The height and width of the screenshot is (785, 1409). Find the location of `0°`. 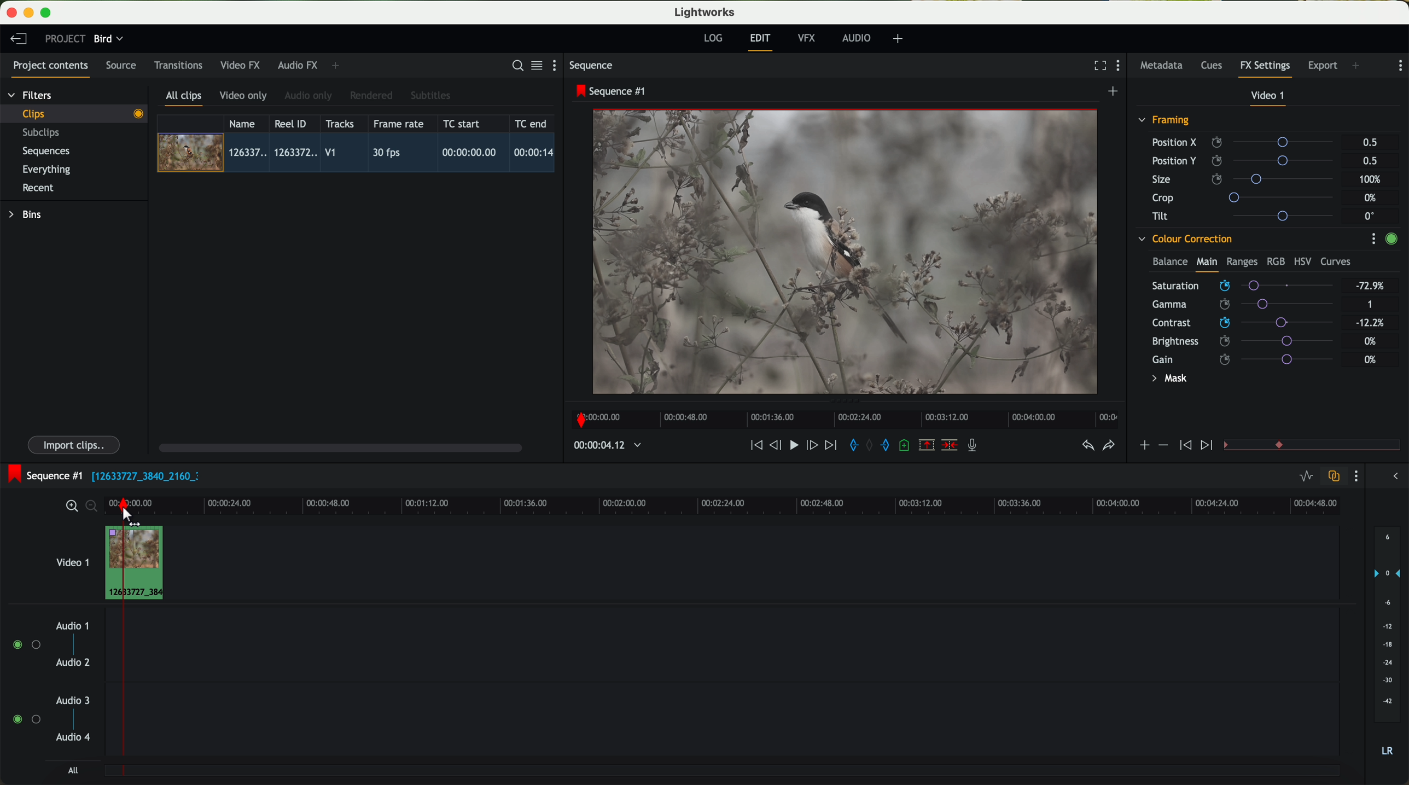

0° is located at coordinates (1370, 216).